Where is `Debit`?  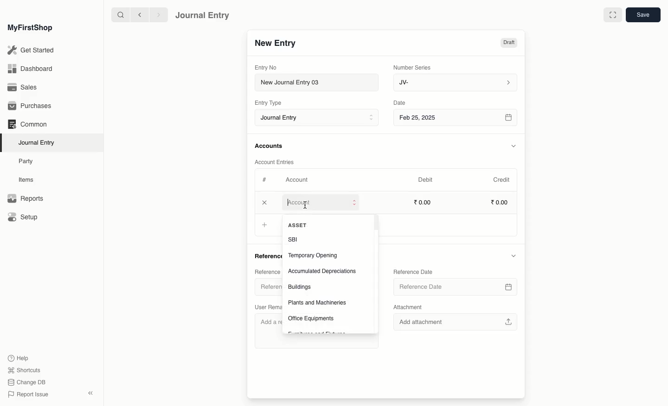 Debit is located at coordinates (425, 179).